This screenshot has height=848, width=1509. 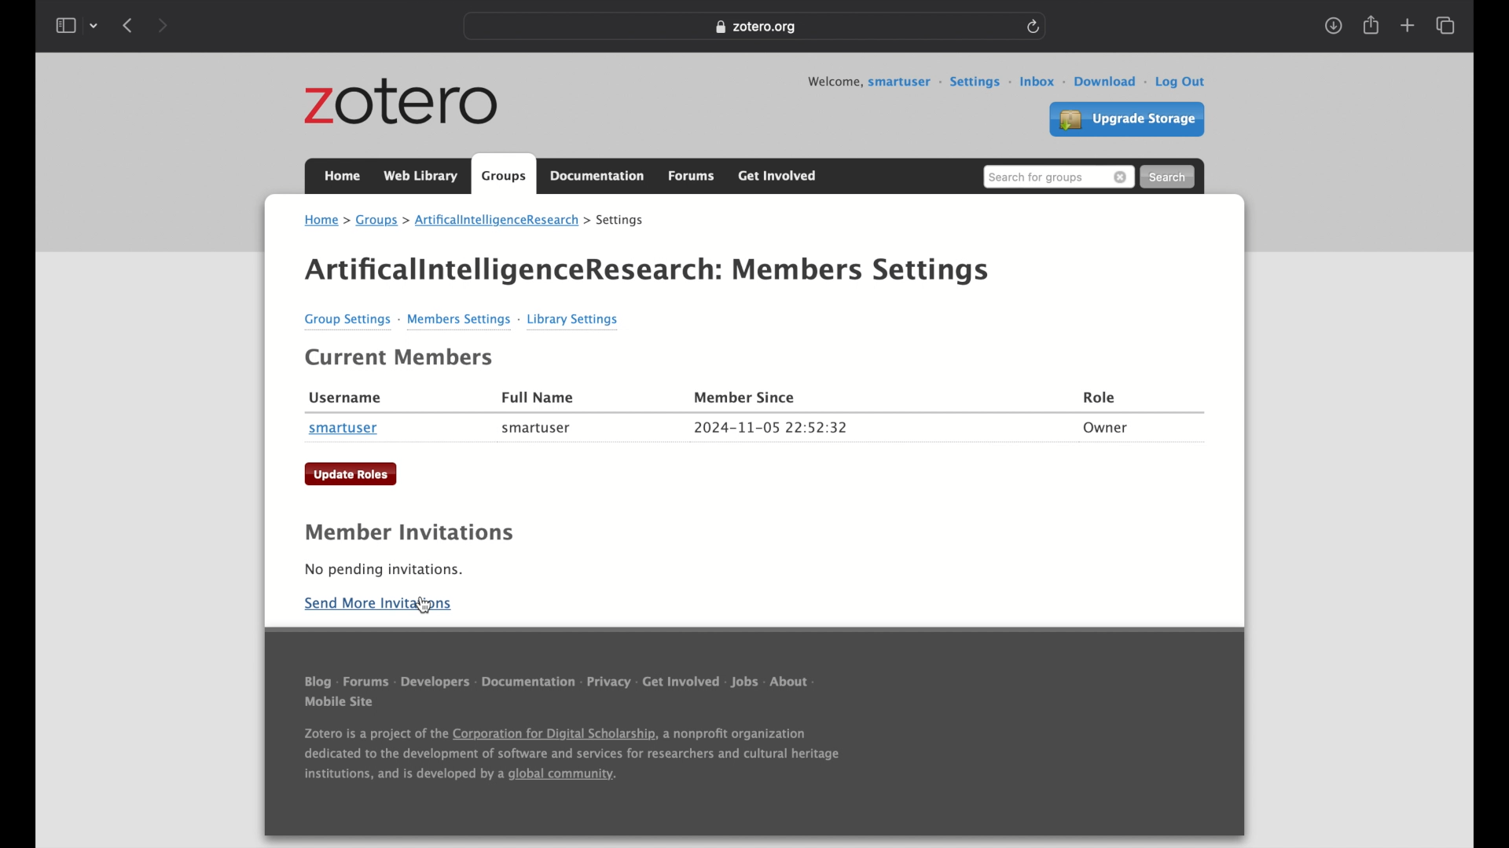 I want to click on update roles, so click(x=351, y=474).